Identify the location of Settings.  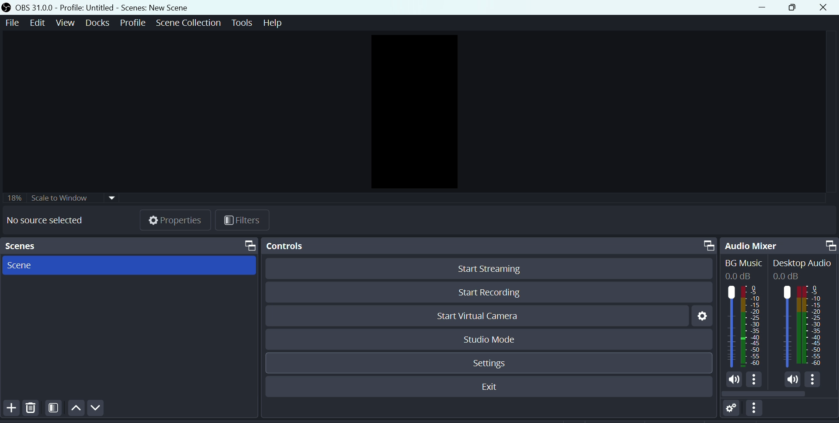
(728, 411).